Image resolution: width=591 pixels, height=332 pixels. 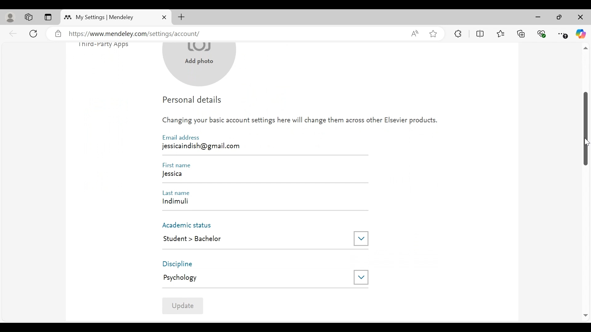 What do you see at coordinates (48, 18) in the screenshot?
I see `Tab Actions Menu` at bounding box center [48, 18].